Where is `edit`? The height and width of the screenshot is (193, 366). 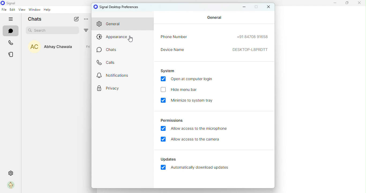 edit is located at coordinates (13, 10).